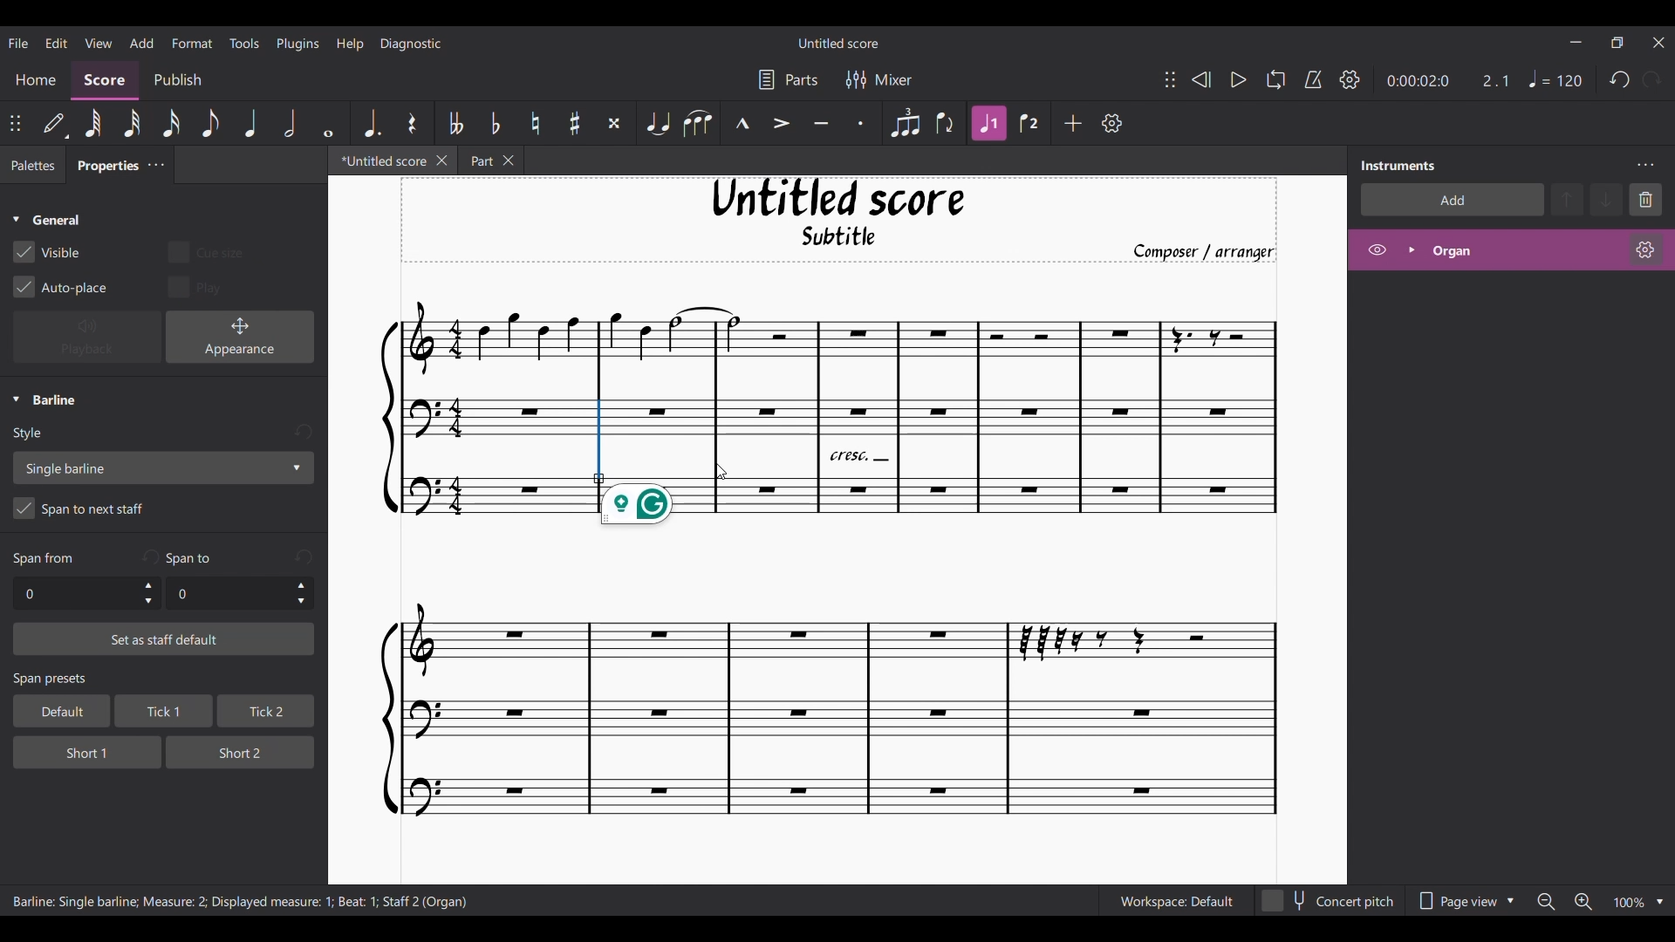 This screenshot has width=1675, height=942. I want to click on Indicates text space for Span to, so click(193, 558).